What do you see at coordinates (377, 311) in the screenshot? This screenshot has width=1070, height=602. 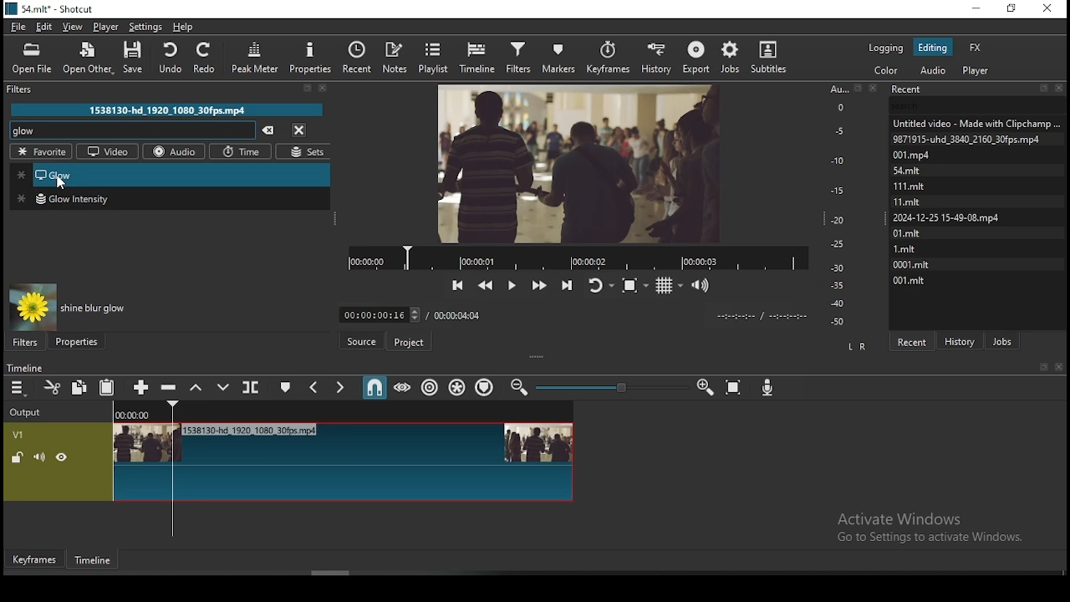 I see `elapsed time` at bounding box center [377, 311].